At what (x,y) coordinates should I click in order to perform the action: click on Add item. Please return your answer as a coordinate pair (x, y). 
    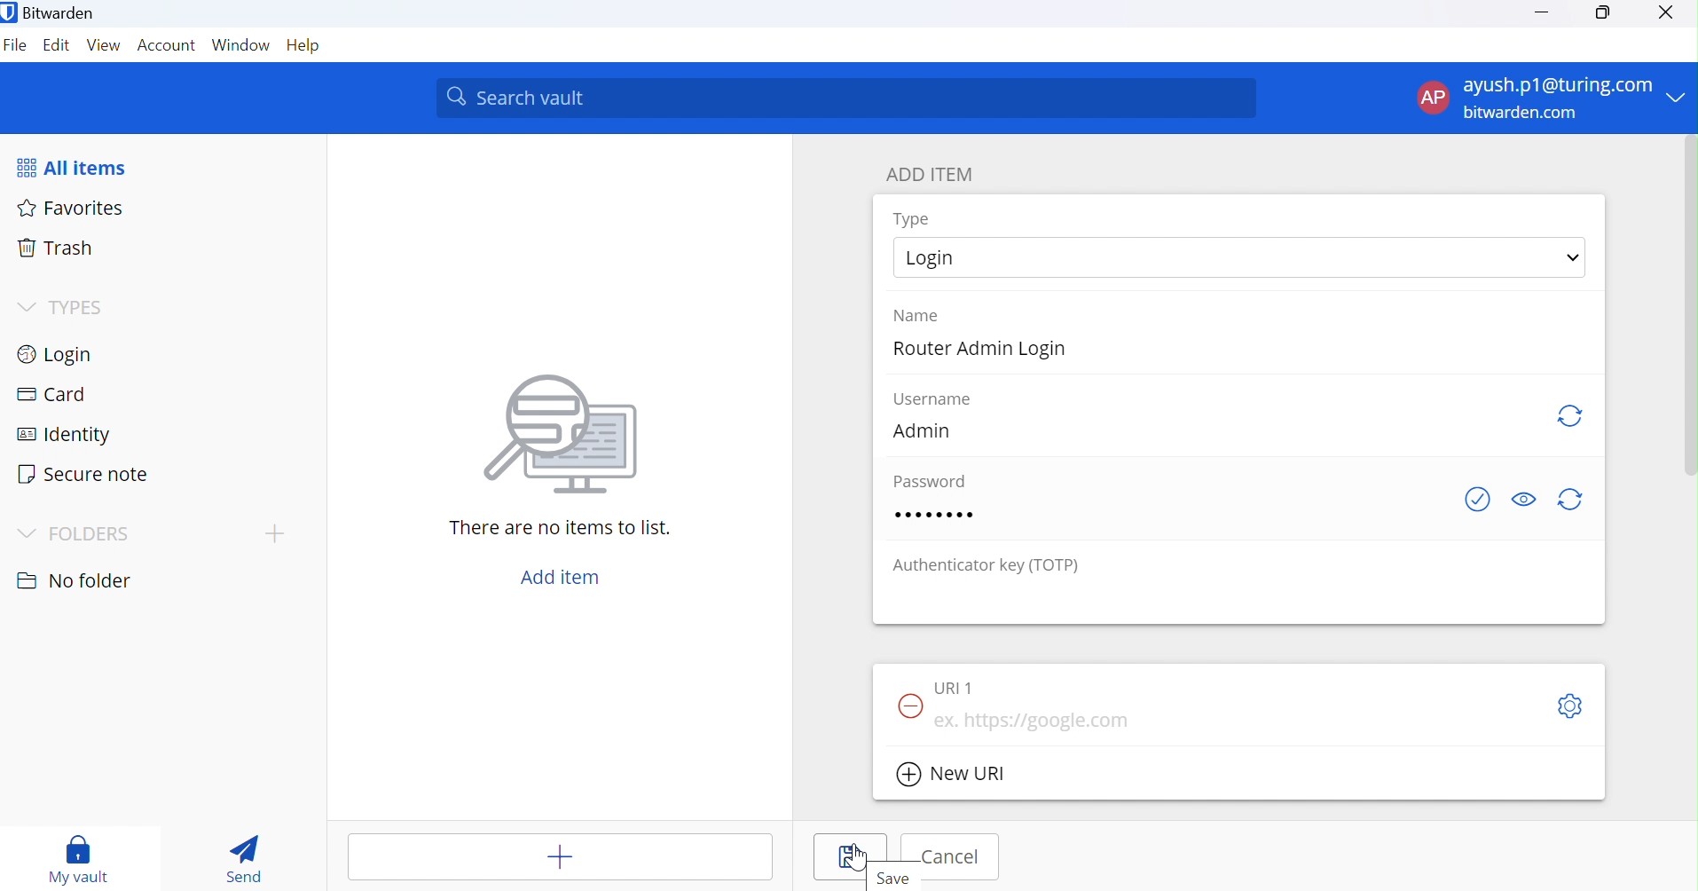
    Looking at the image, I should click on (559, 577).